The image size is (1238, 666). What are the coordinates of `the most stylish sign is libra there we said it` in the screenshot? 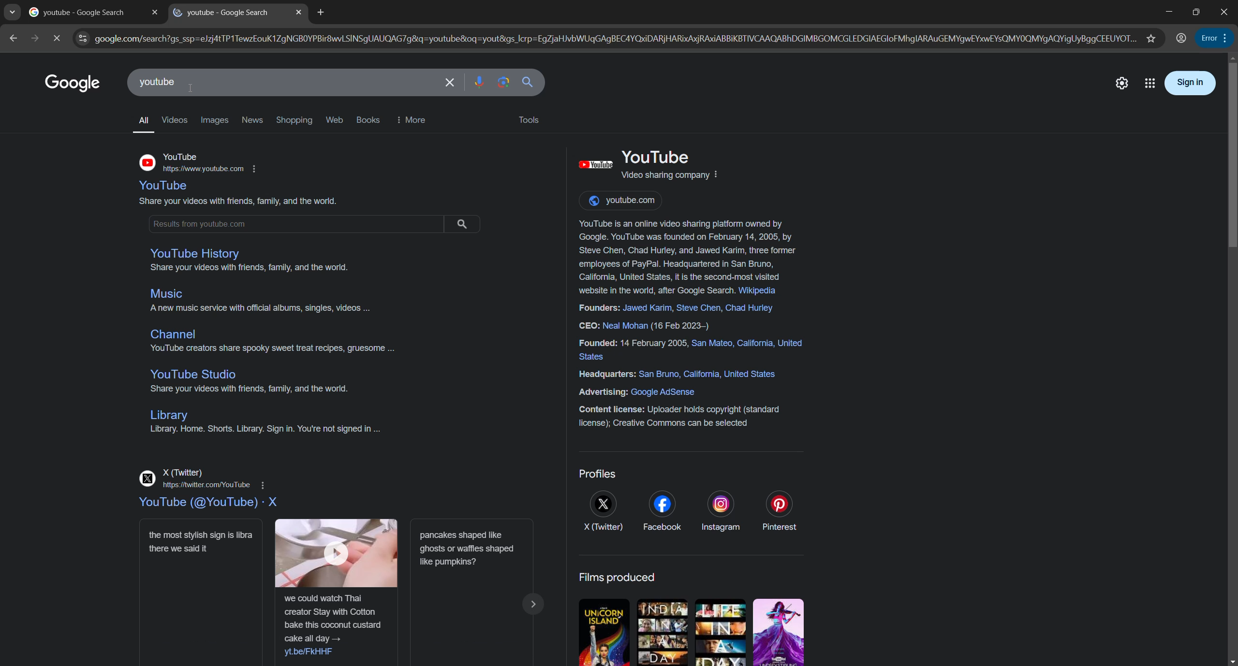 It's located at (202, 594).